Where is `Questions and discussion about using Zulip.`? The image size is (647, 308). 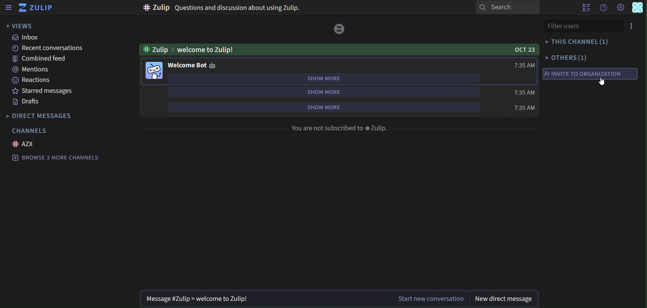 Questions and discussion about using Zulip. is located at coordinates (222, 8).